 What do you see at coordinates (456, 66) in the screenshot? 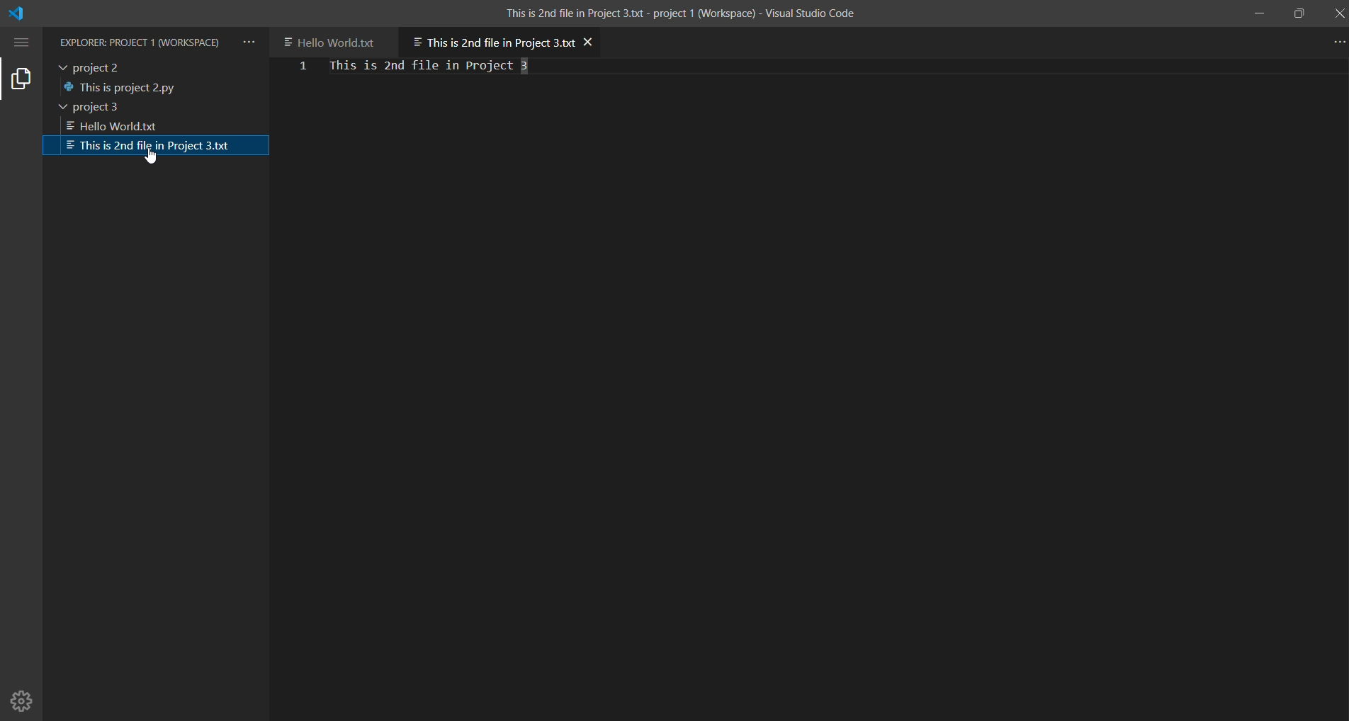
I see `file content` at bounding box center [456, 66].